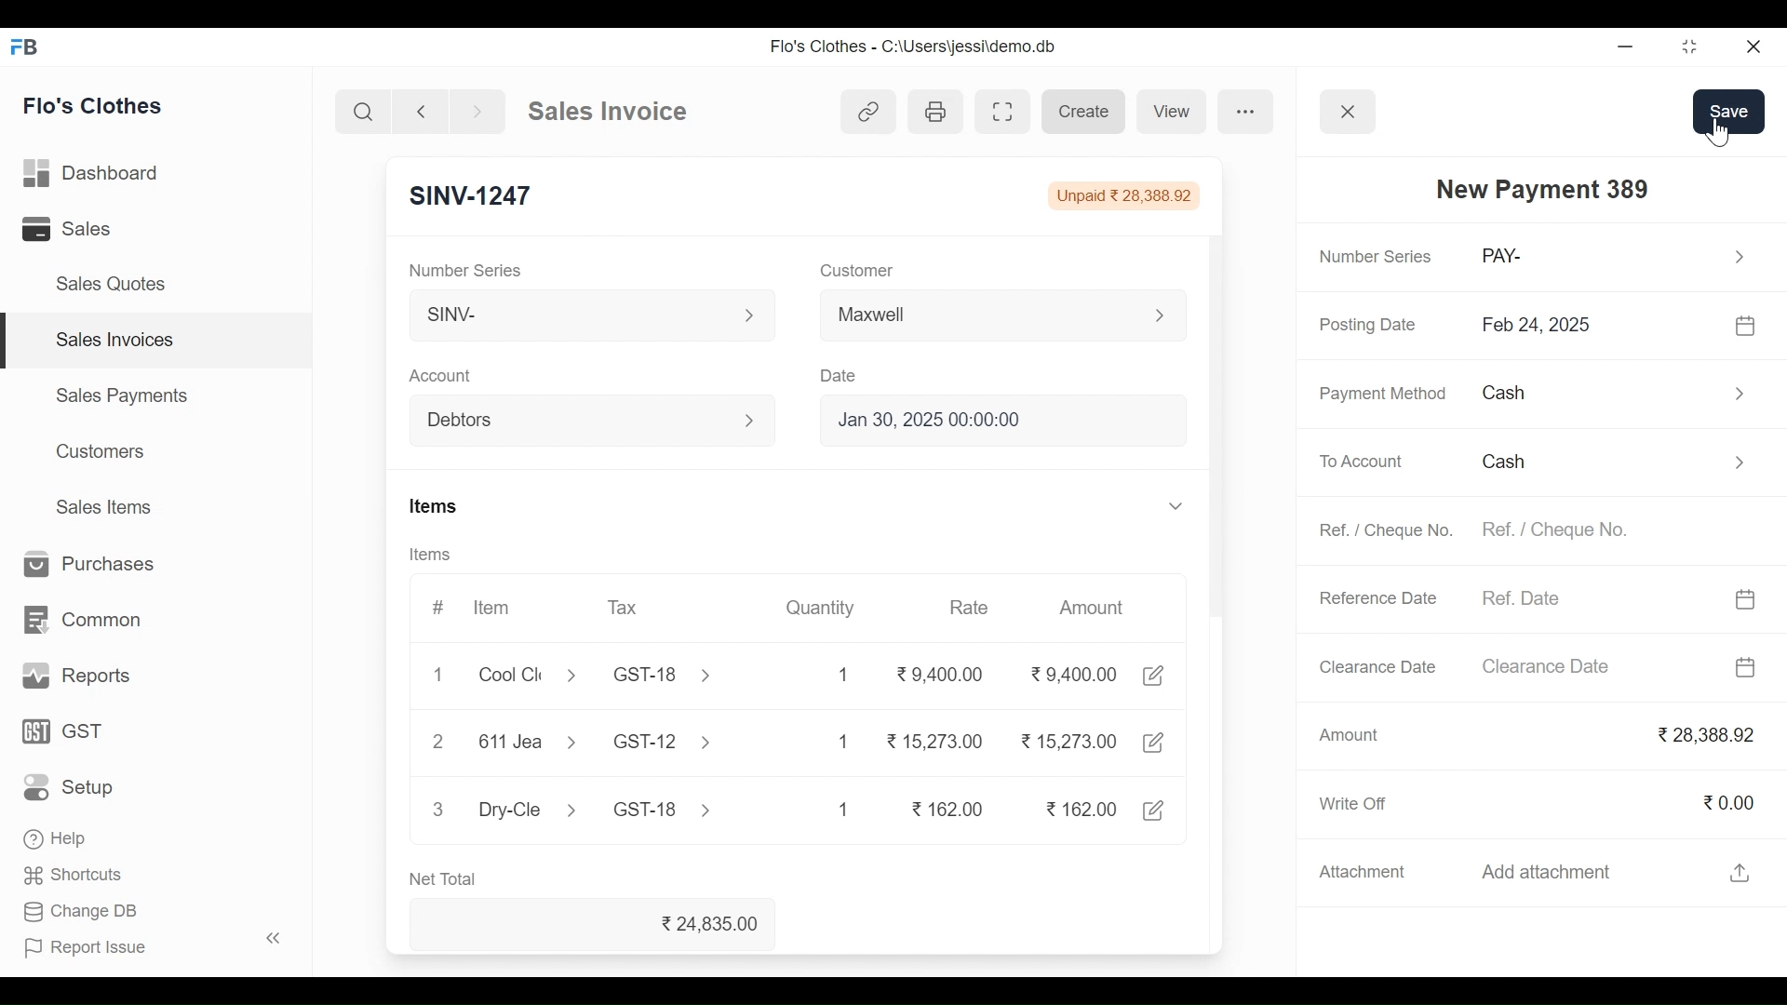 This screenshot has height=1005, width=1787. I want to click on Write Off, so click(1361, 804).